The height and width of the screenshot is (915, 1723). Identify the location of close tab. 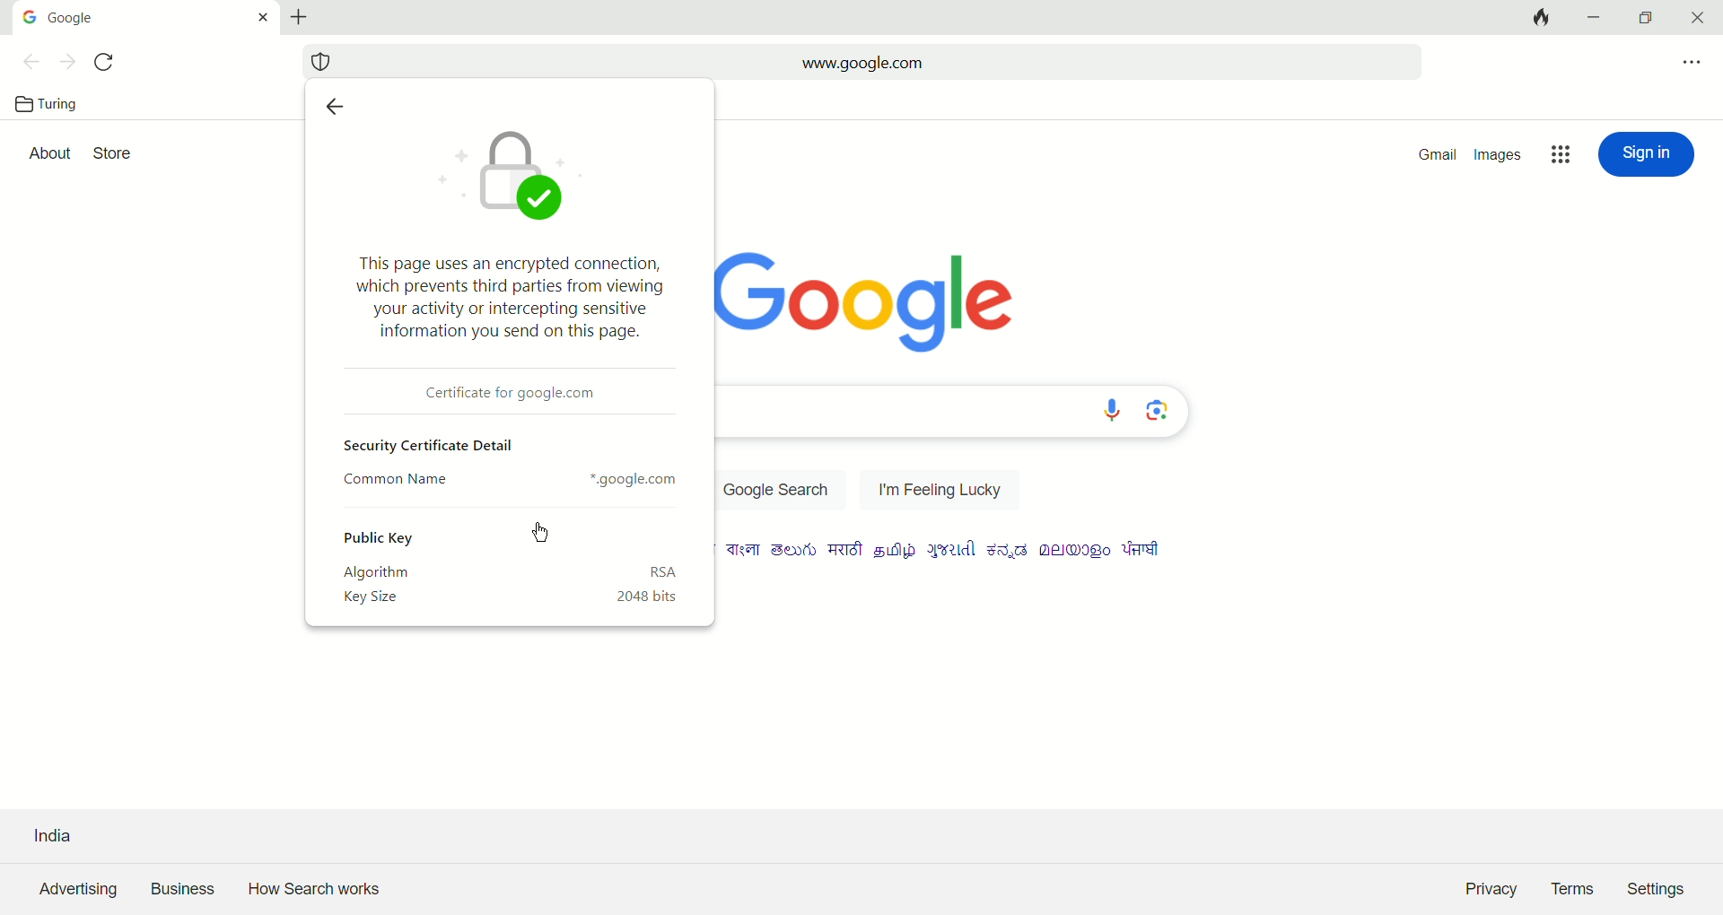
(258, 18).